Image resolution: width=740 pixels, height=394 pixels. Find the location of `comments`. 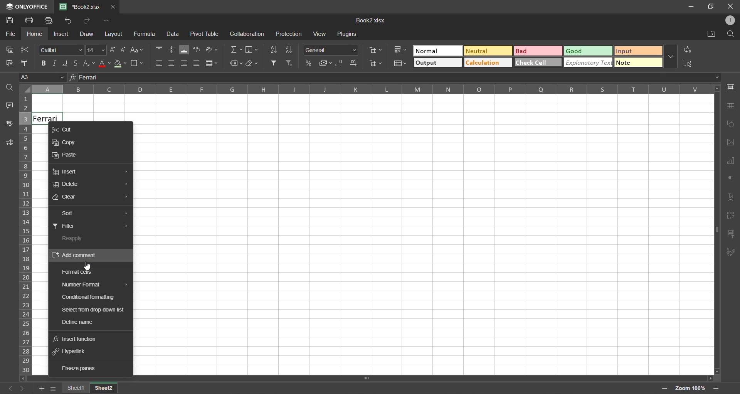

comments is located at coordinates (10, 107).